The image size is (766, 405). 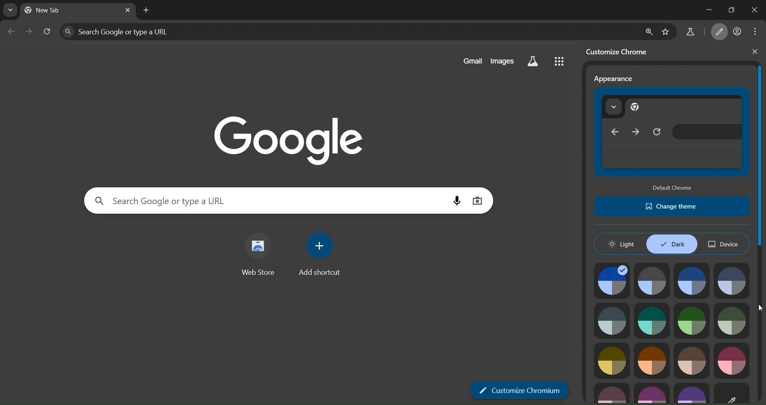 I want to click on reload page, so click(x=48, y=32).